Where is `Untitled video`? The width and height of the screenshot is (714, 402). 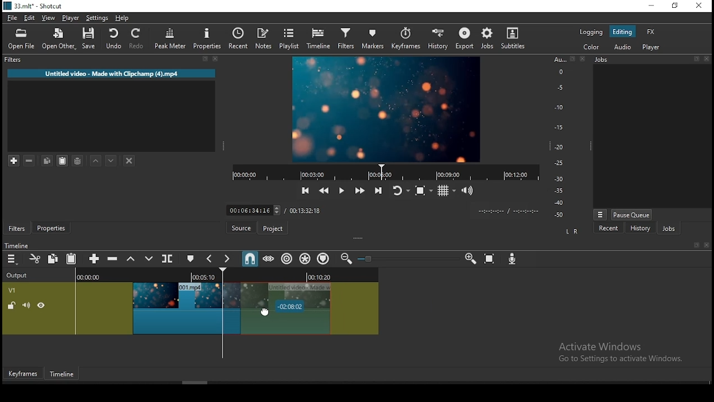 Untitled video is located at coordinates (109, 75).